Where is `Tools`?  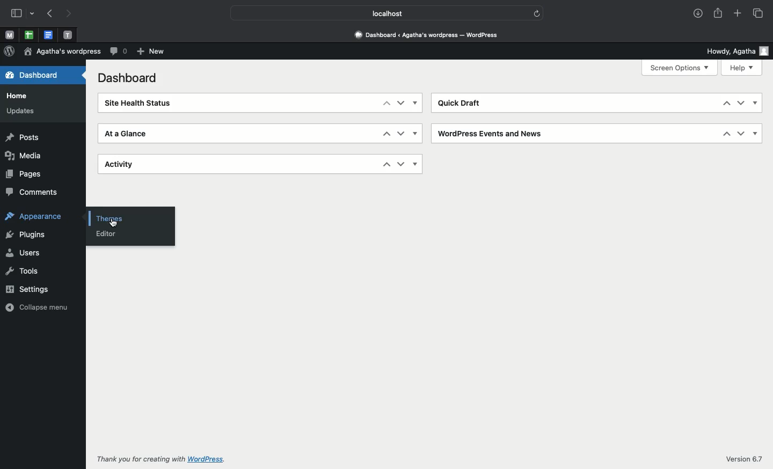 Tools is located at coordinates (23, 270).